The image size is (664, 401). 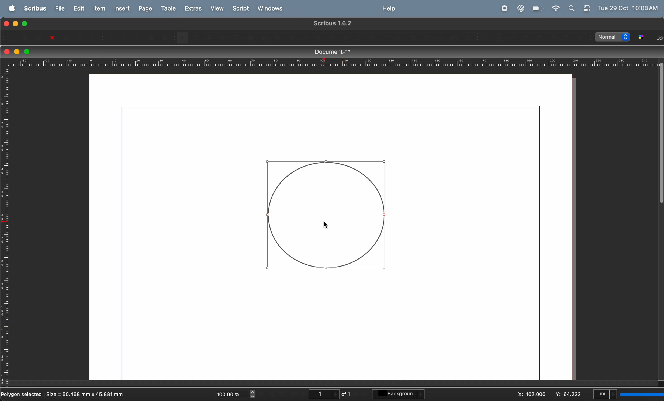 I want to click on forward, so click(x=660, y=37).